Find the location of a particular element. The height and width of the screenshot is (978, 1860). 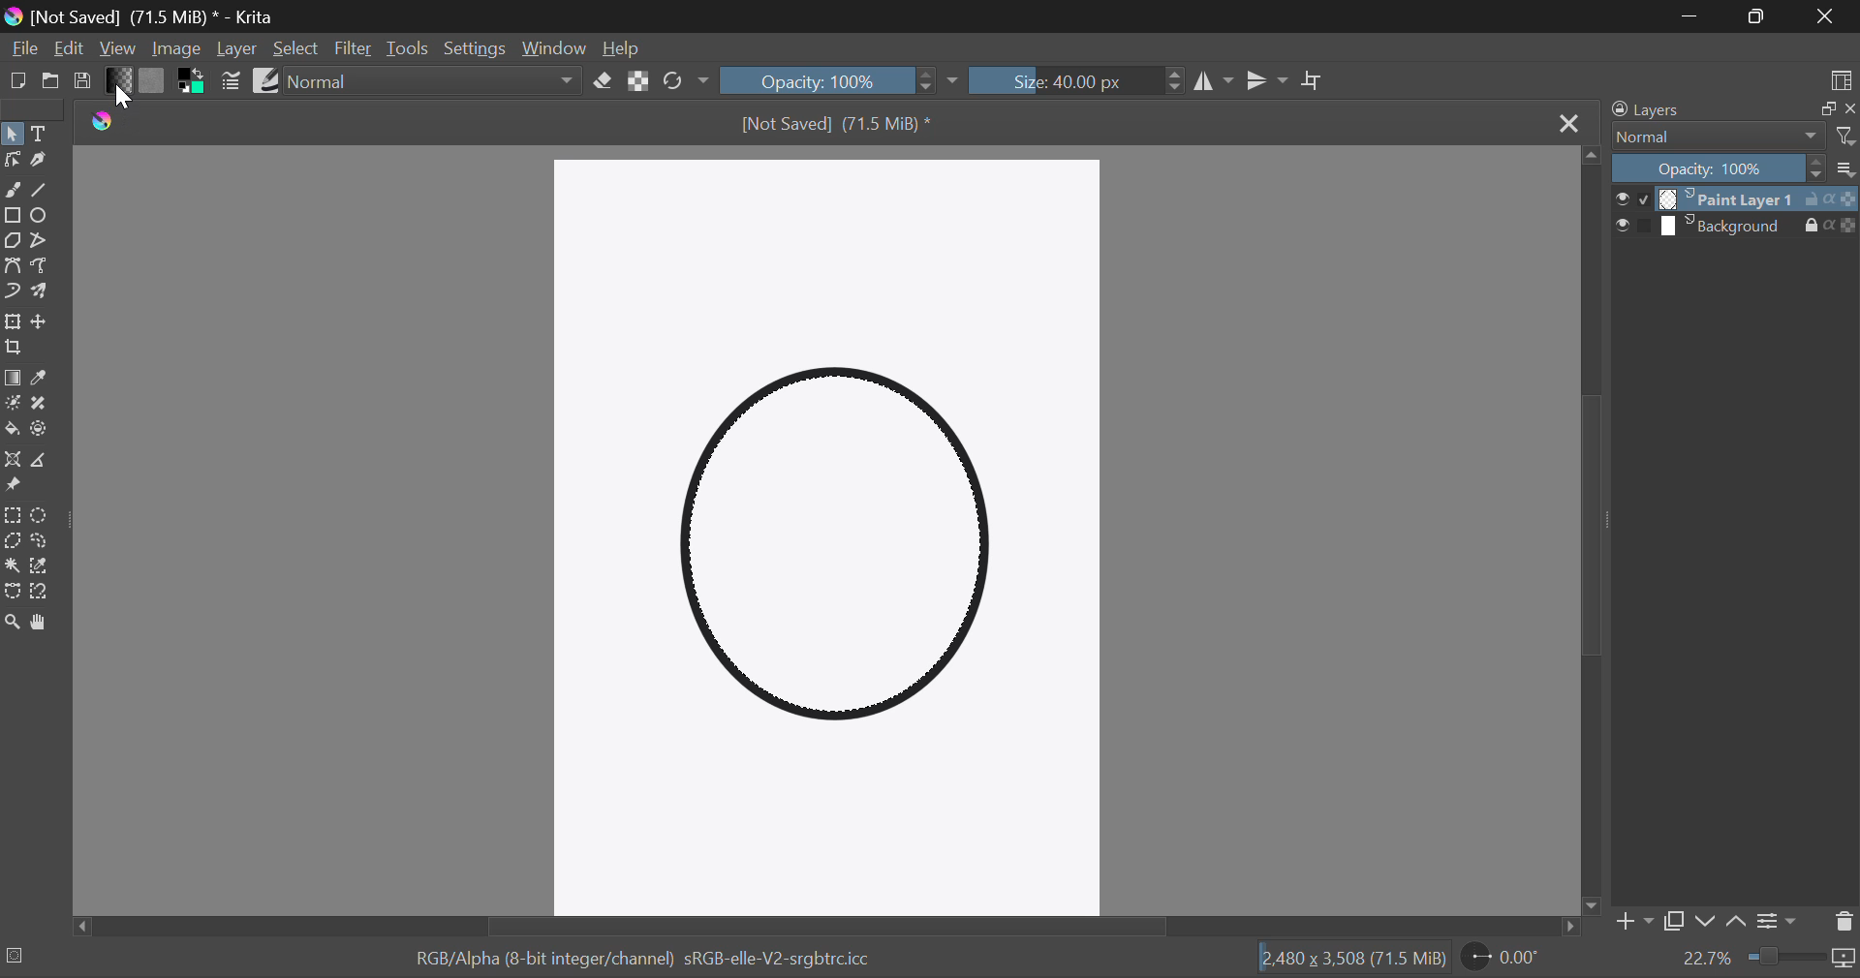

Dynamic Brush is located at coordinates (13, 293).